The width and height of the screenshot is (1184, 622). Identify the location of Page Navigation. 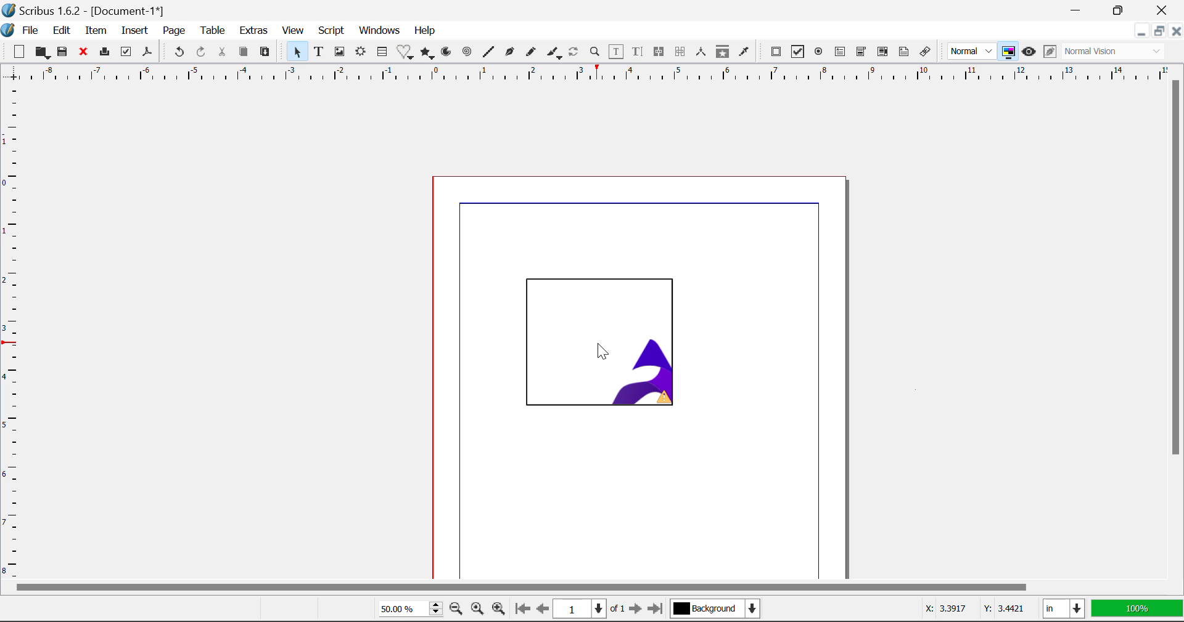
(585, 609).